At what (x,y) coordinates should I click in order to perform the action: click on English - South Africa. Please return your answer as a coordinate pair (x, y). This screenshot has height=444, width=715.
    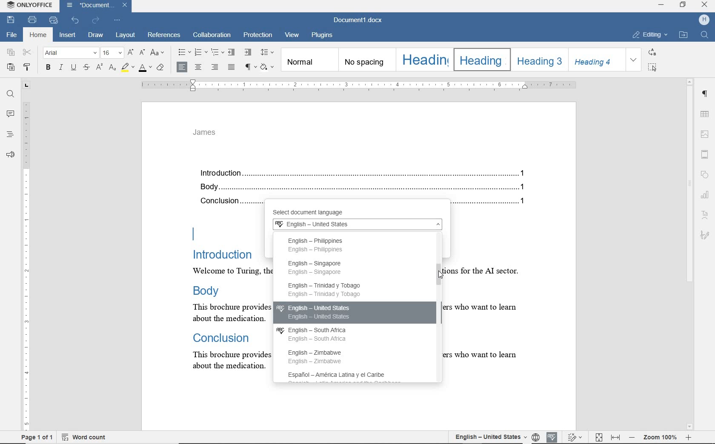
    Looking at the image, I should click on (317, 335).